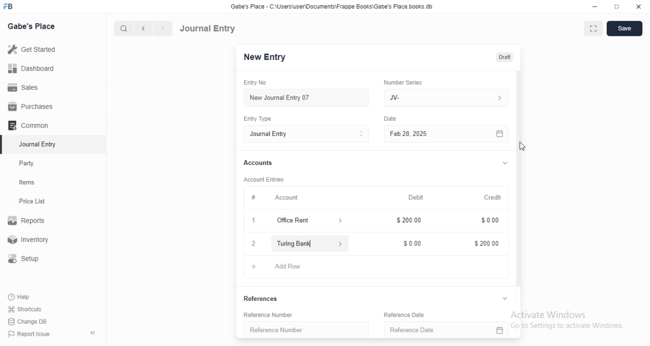 This screenshot has height=346, width=650. I want to click on restore, so click(619, 7).